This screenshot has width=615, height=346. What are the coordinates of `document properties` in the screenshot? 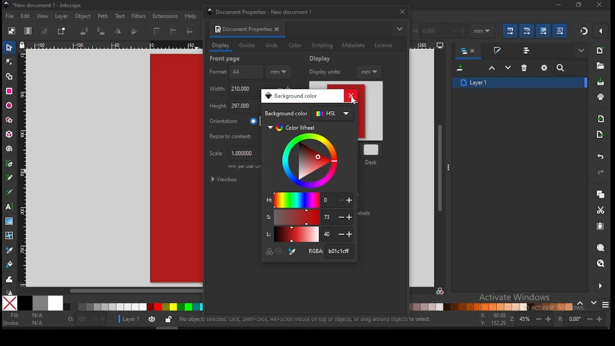 It's located at (242, 29).